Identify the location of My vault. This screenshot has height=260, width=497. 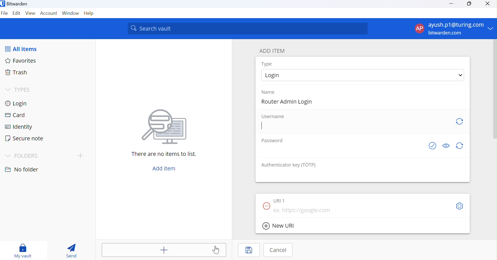
(23, 249).